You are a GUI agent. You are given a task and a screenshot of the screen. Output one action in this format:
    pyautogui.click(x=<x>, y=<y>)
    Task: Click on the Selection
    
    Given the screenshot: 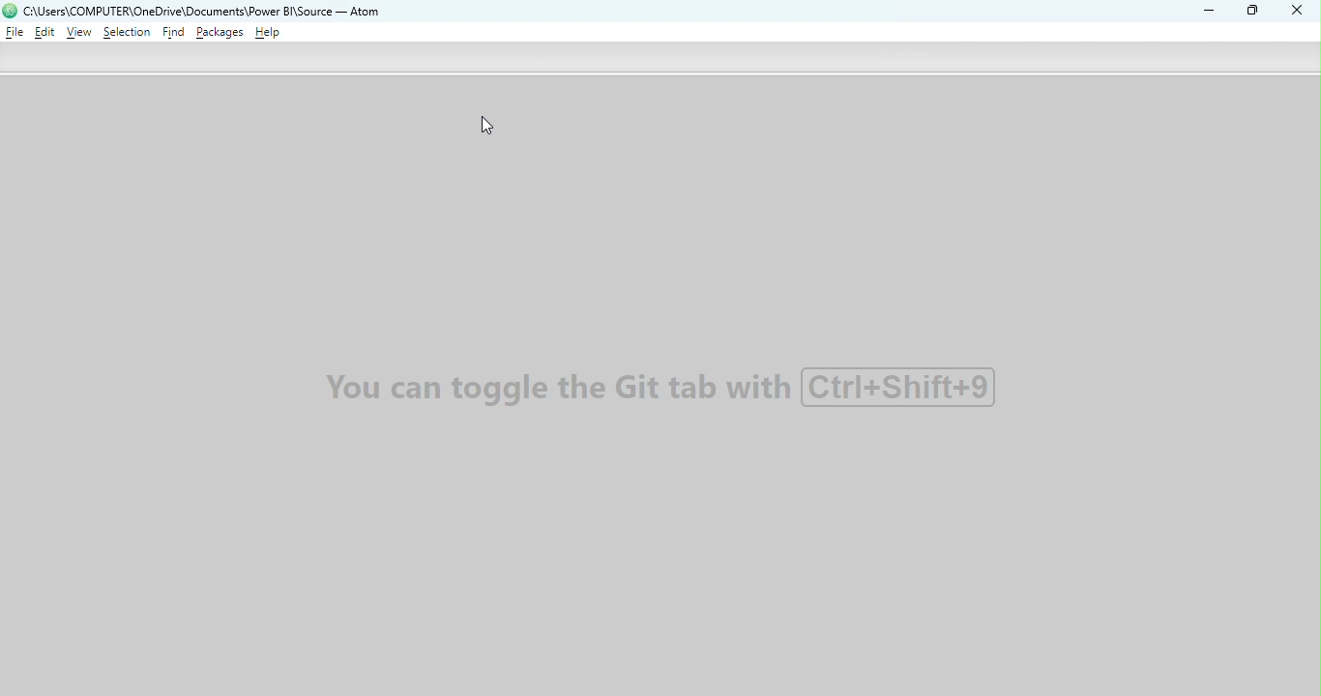 What is the action you would take?
    pyautogui.click(x=127, y=35)
    